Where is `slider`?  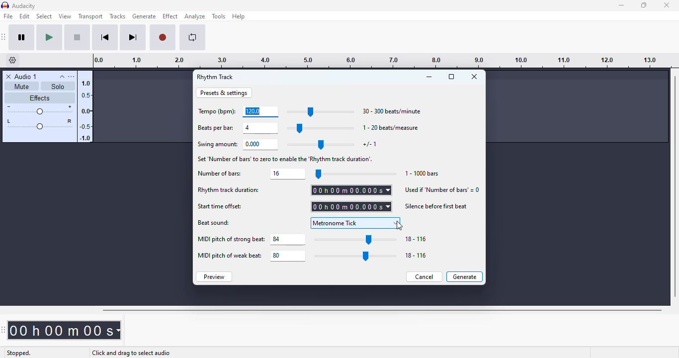 slider is located at coordinates (321, 128).